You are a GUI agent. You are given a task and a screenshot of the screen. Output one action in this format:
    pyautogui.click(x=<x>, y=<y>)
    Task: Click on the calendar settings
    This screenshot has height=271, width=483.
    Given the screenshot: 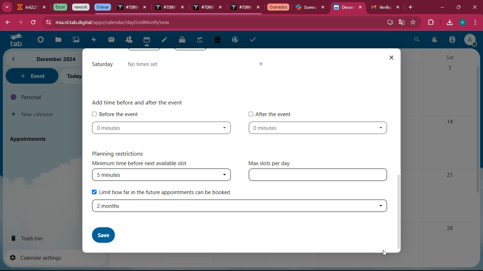 What is the action you would take?
    pyautogui.click(x=39, y=257)
    